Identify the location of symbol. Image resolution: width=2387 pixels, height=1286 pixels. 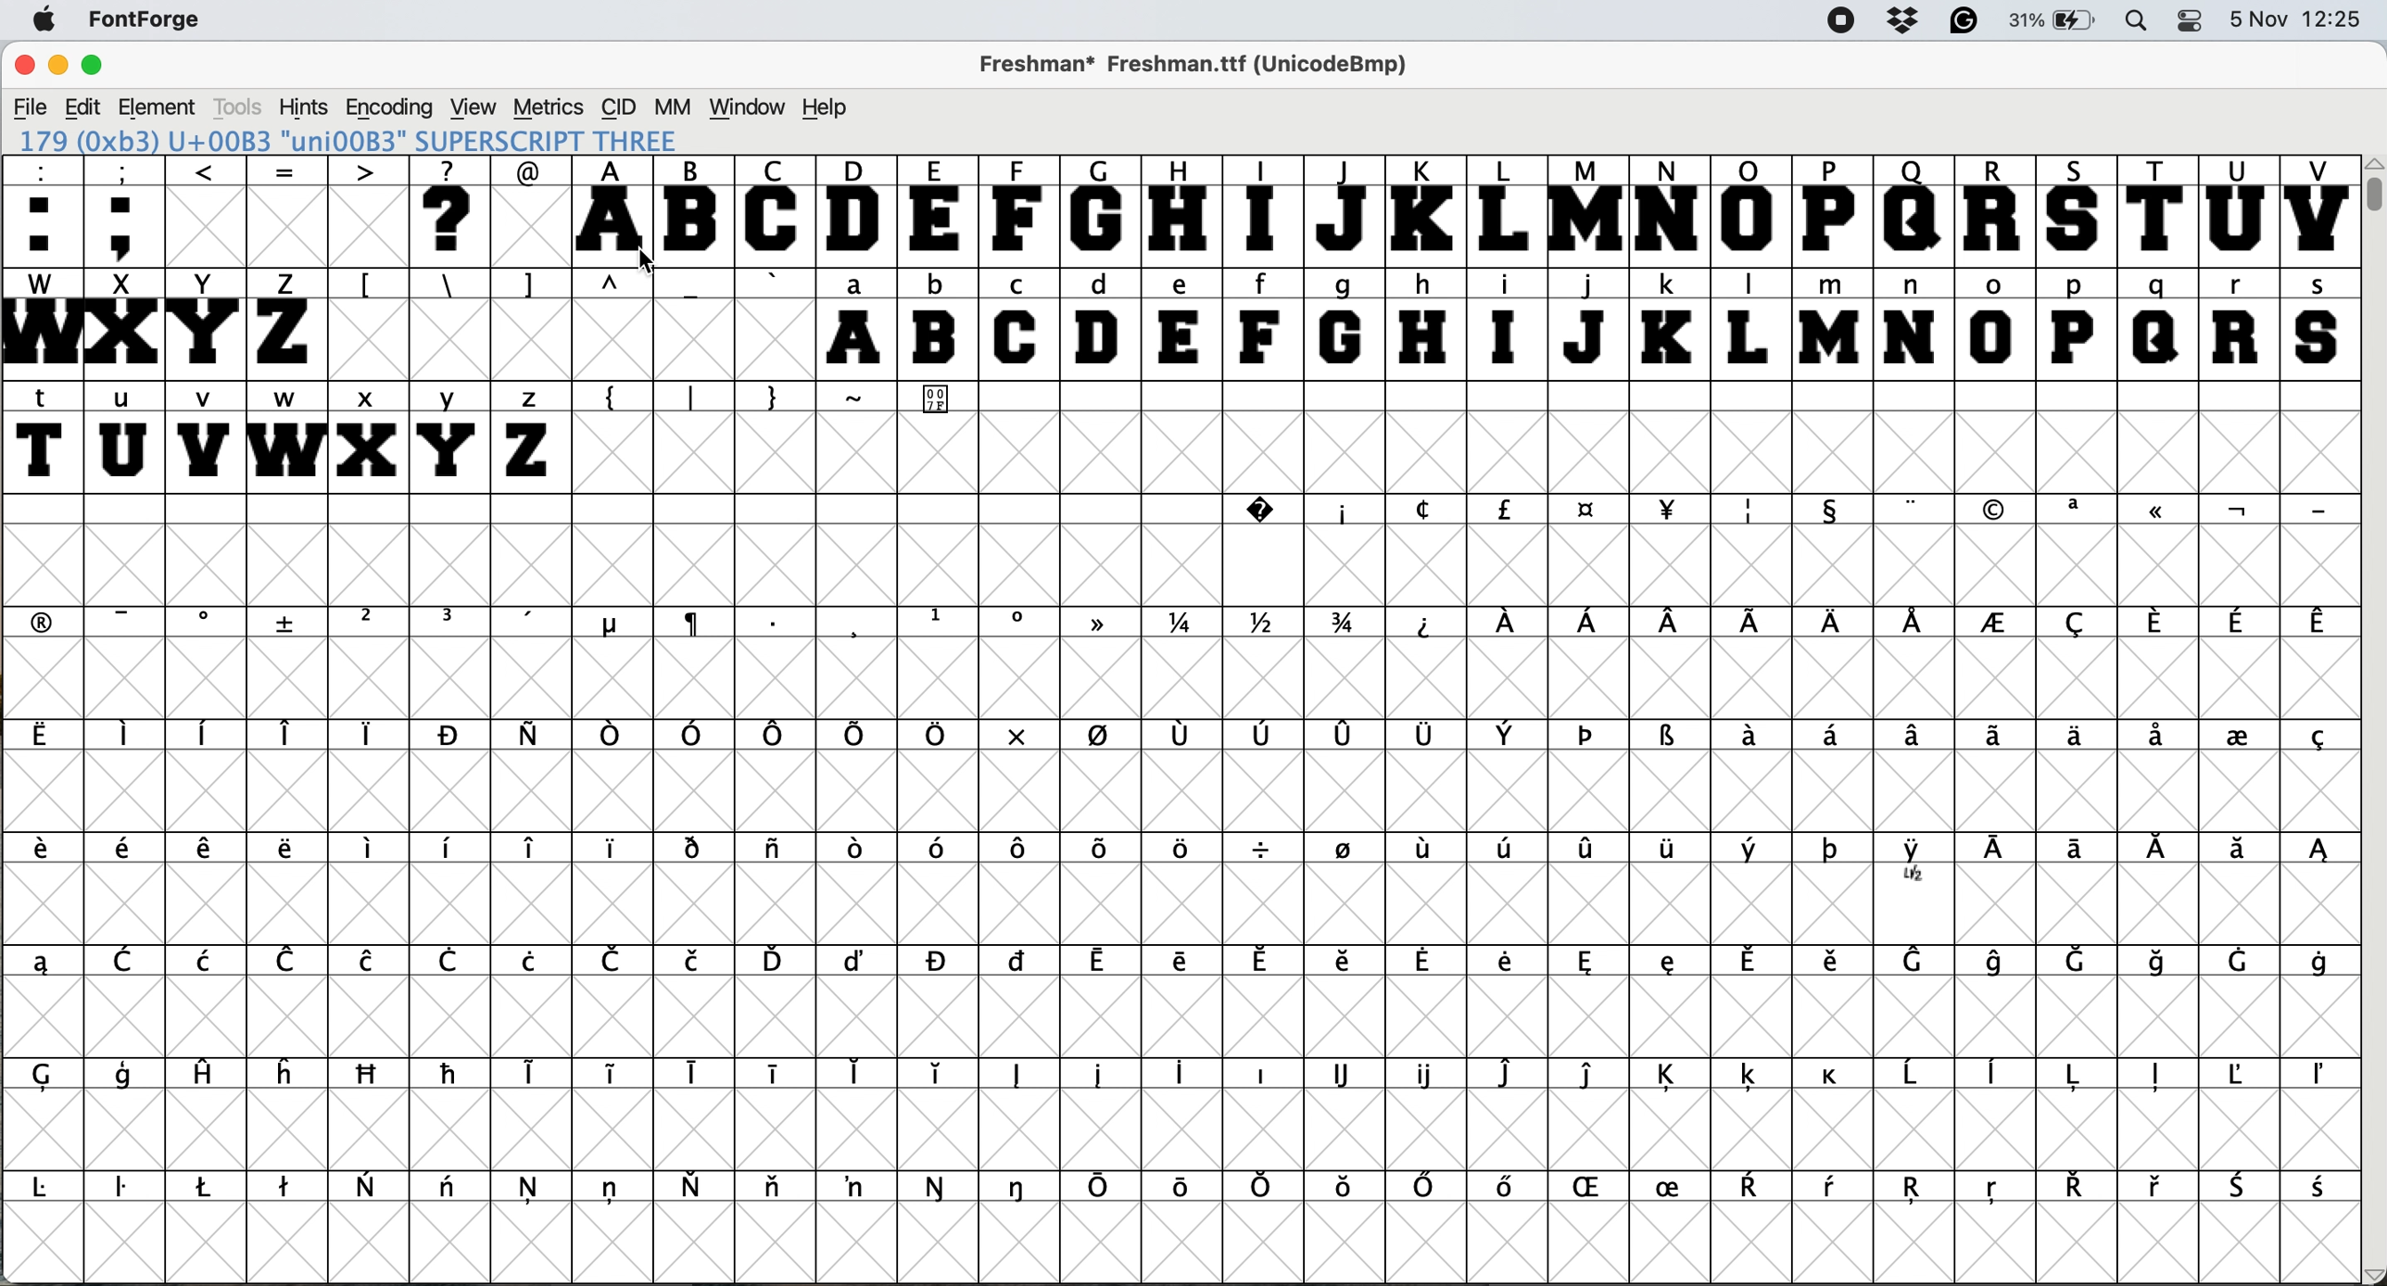
(777, 851).